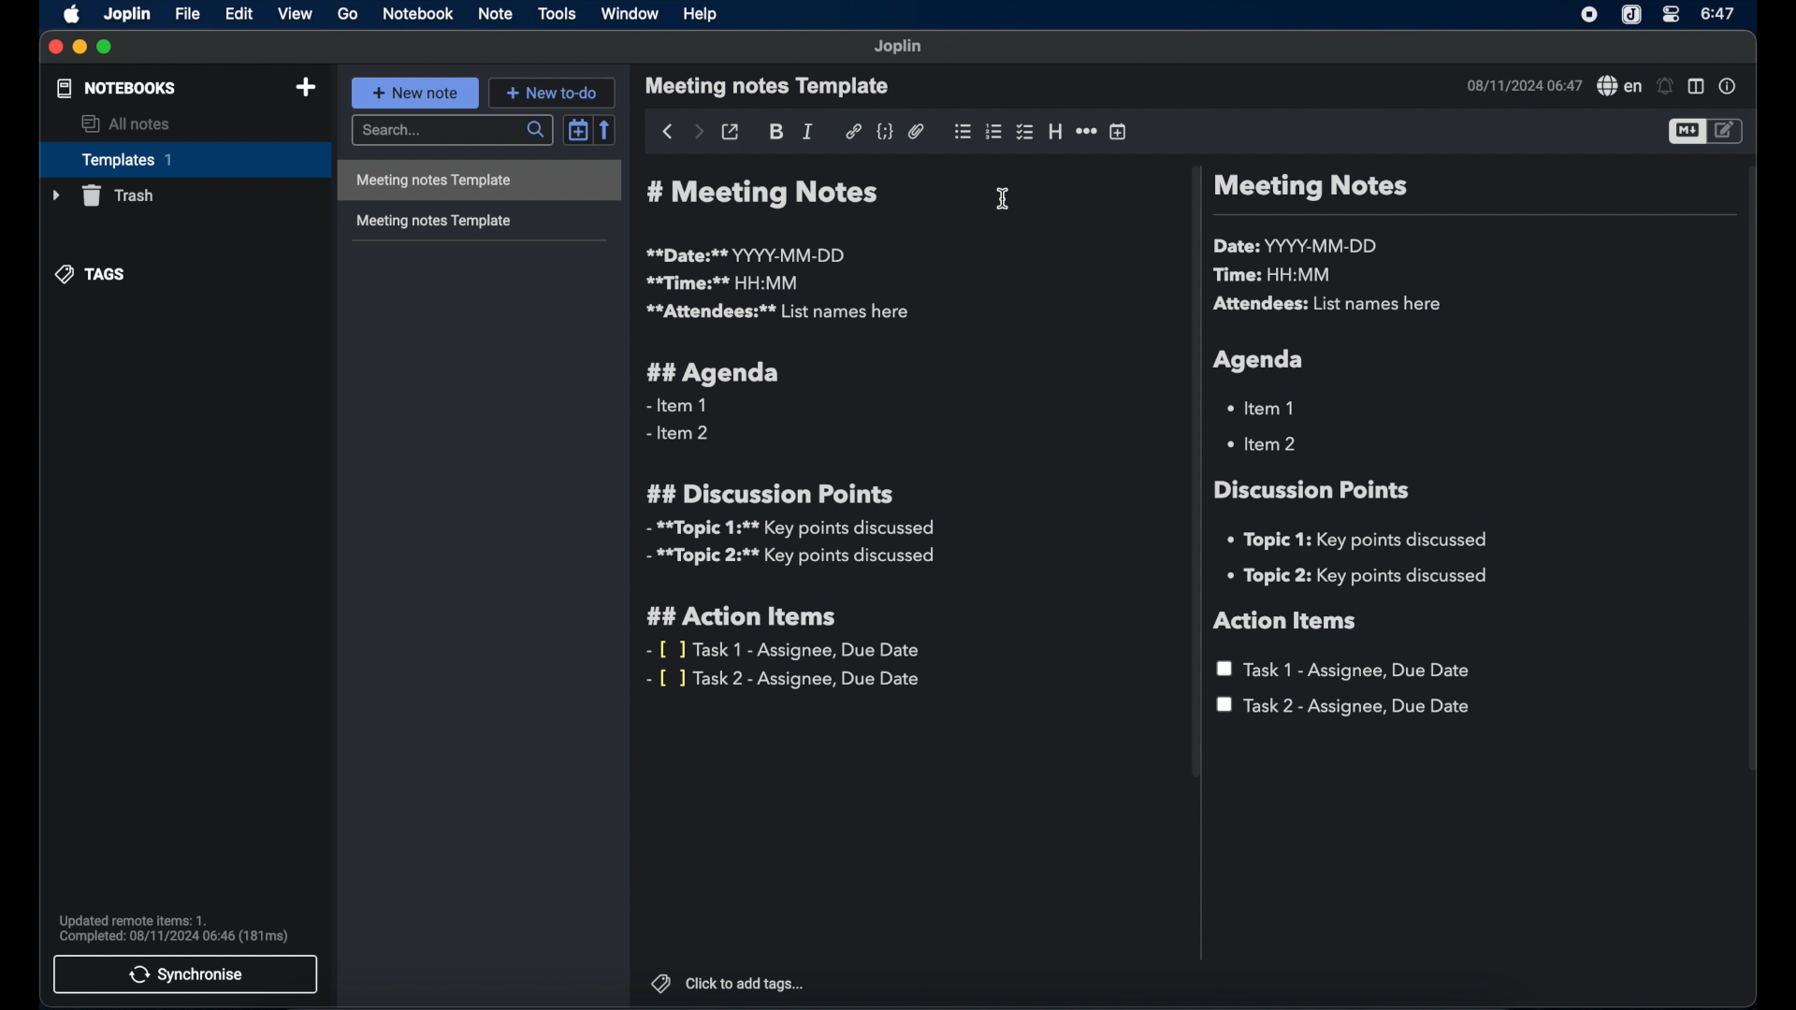  Describe the element at coordinates (126, 124) in the screenshot. I see `all notes` at that location.